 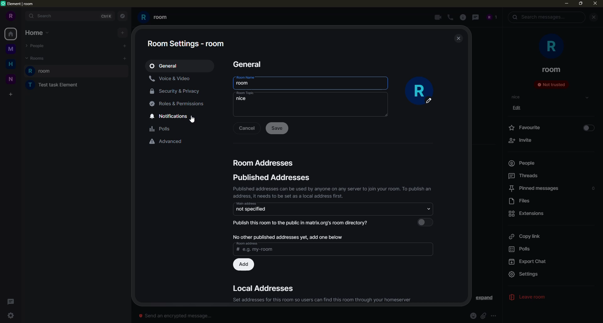 I want to click on people, so click(x=521, y=163).